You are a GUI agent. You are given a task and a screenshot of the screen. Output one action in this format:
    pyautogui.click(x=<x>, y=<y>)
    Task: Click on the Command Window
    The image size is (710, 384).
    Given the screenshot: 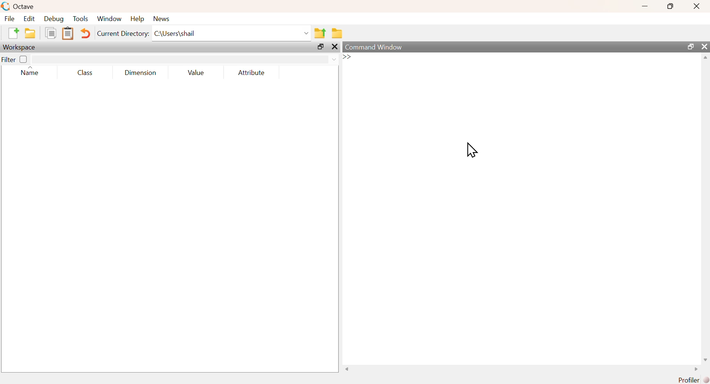 What is the action you would take?
    pyautogui.click(x=376, y=47)
    